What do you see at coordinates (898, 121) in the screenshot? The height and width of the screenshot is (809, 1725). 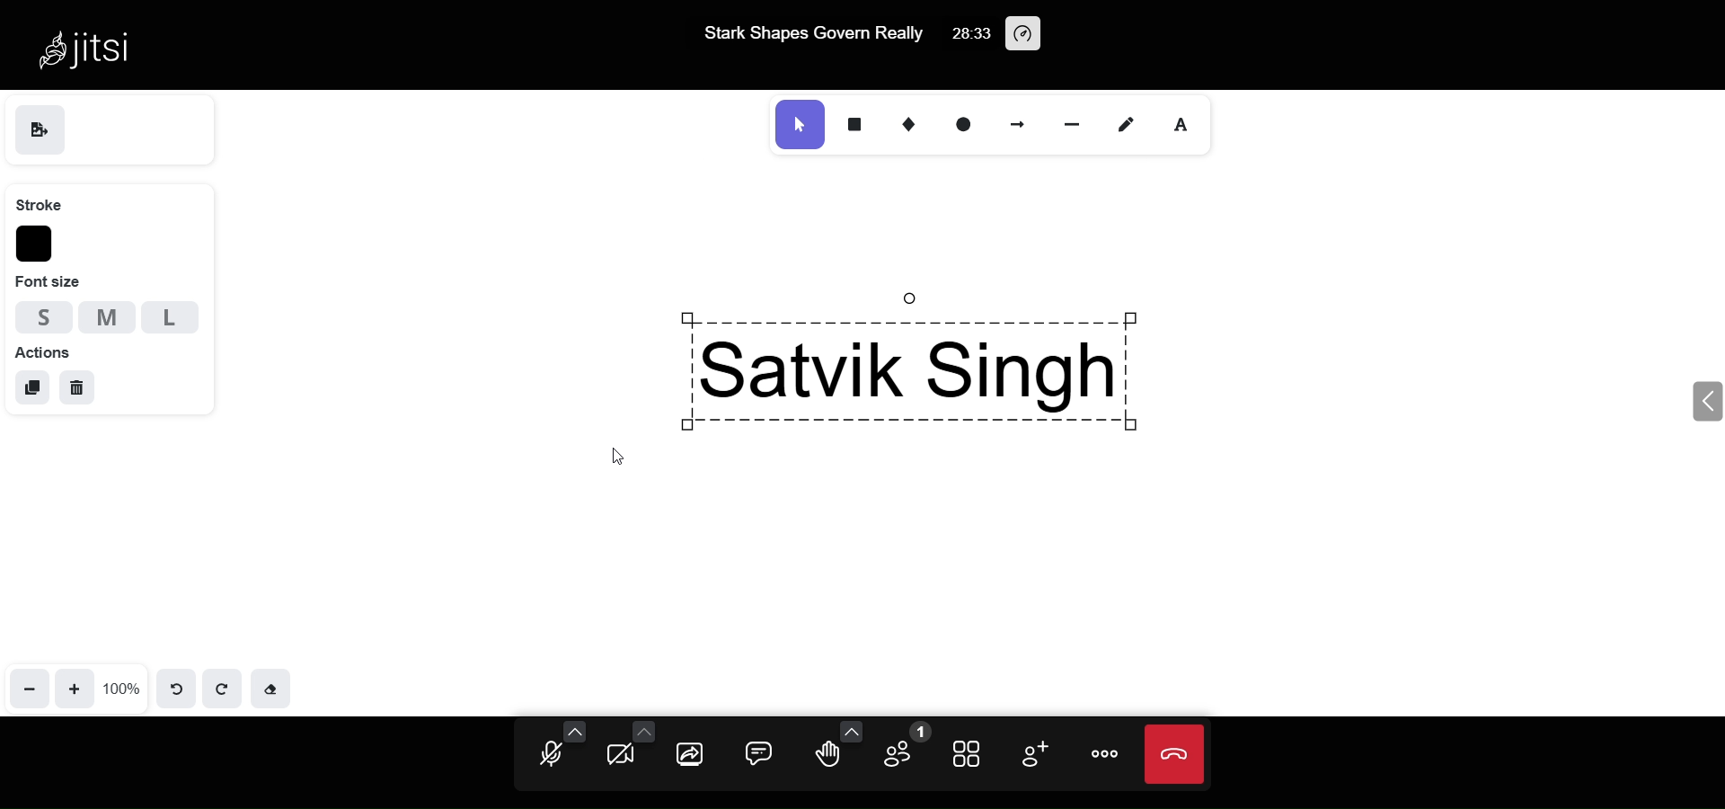 I see `diamond` at bounding box center [898, 121].